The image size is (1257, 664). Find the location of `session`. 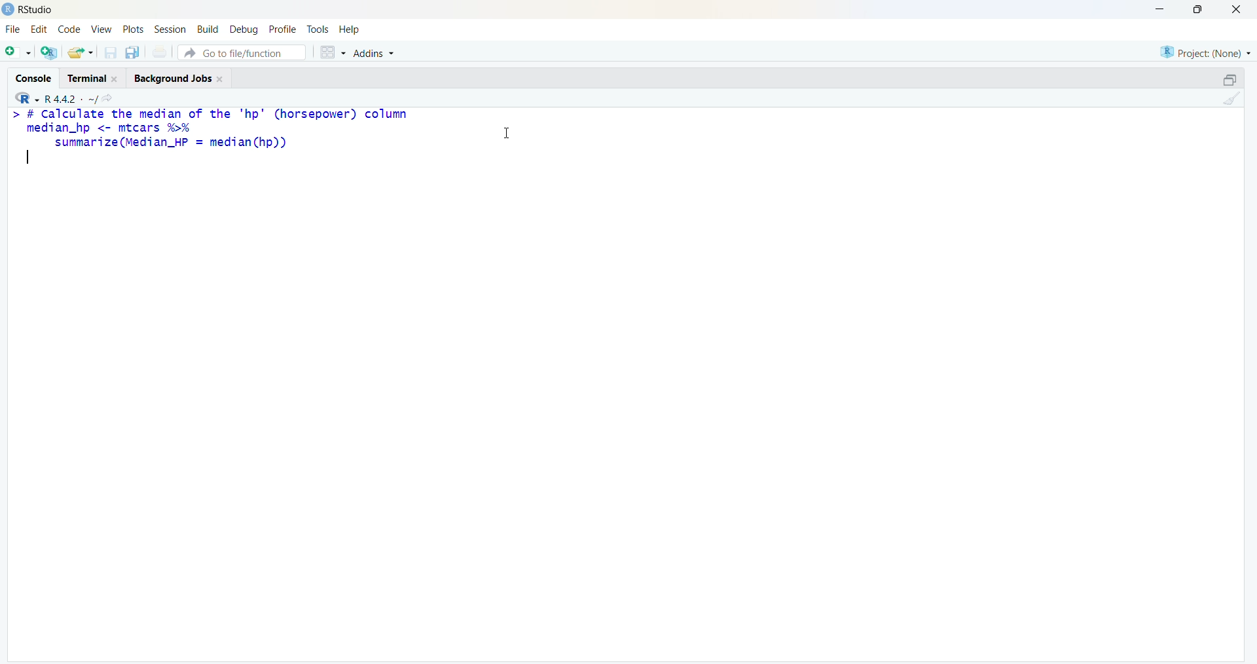

session is located at coordinates (170, 29).